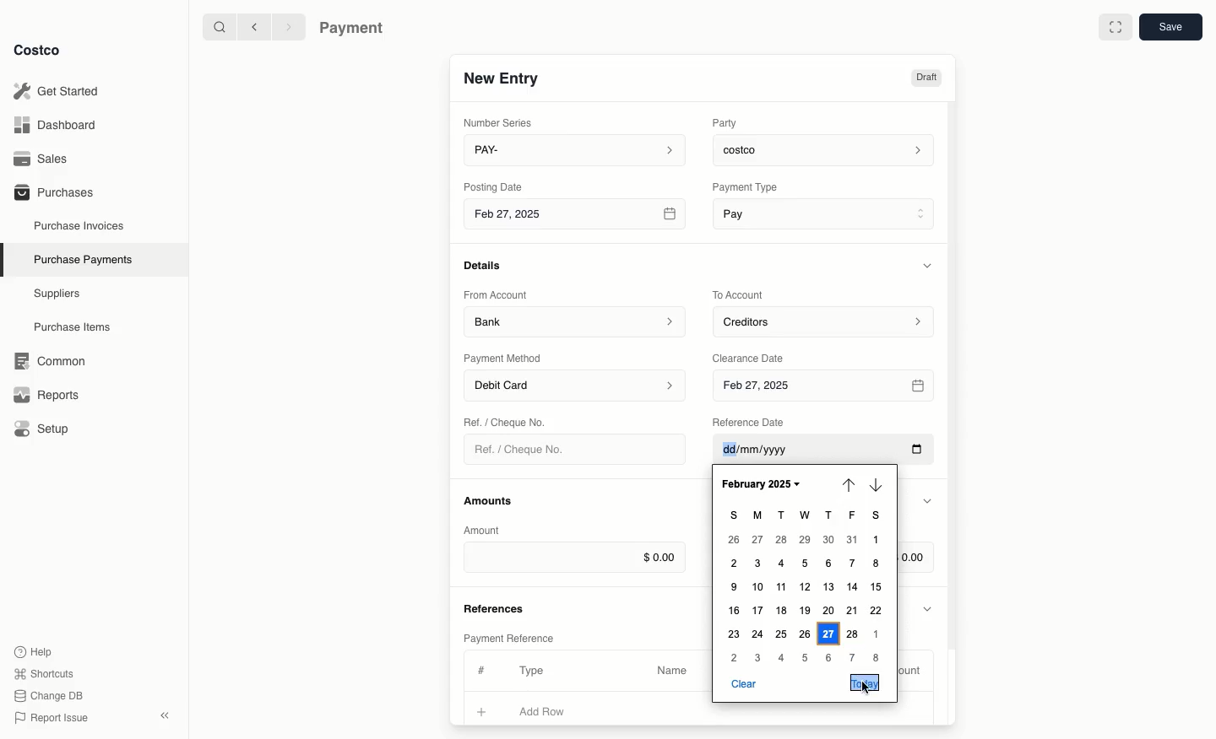 The image size is (1216, 739). What do you see at coordinates (219, 25) in the screenshot?
I see `Search` at bounding box center [219, 25].